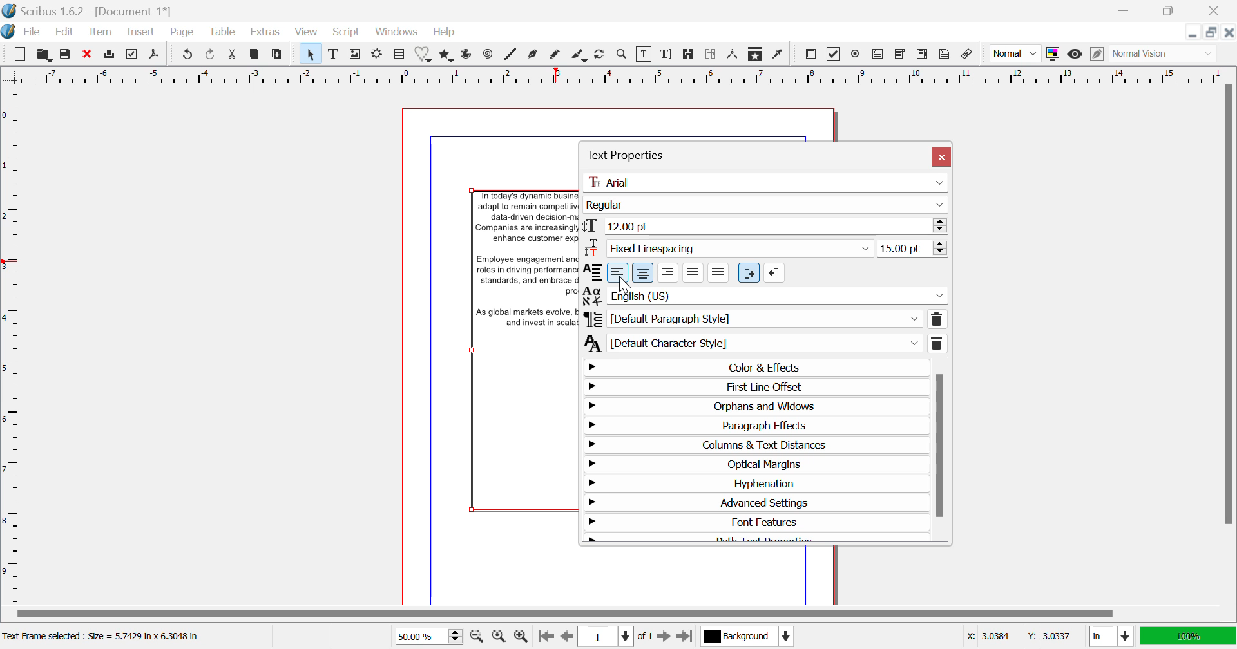 This screenshot has height=649, width=1237. I want to click on First Line Offset, so click(755, 388).